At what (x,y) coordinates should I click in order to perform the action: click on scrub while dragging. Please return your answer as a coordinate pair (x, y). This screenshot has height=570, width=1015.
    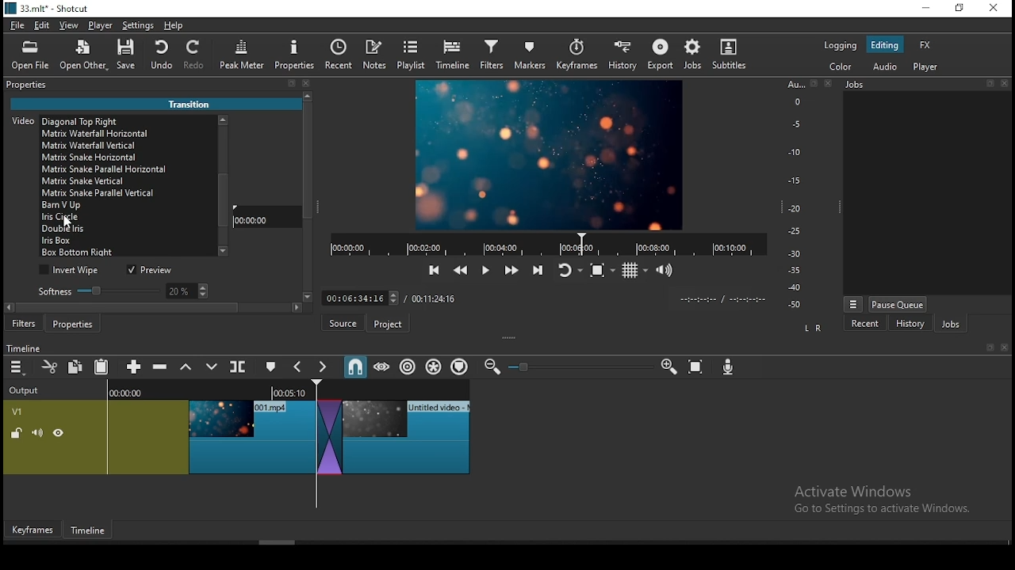
    Looking at the image, I should click on (383, 367).